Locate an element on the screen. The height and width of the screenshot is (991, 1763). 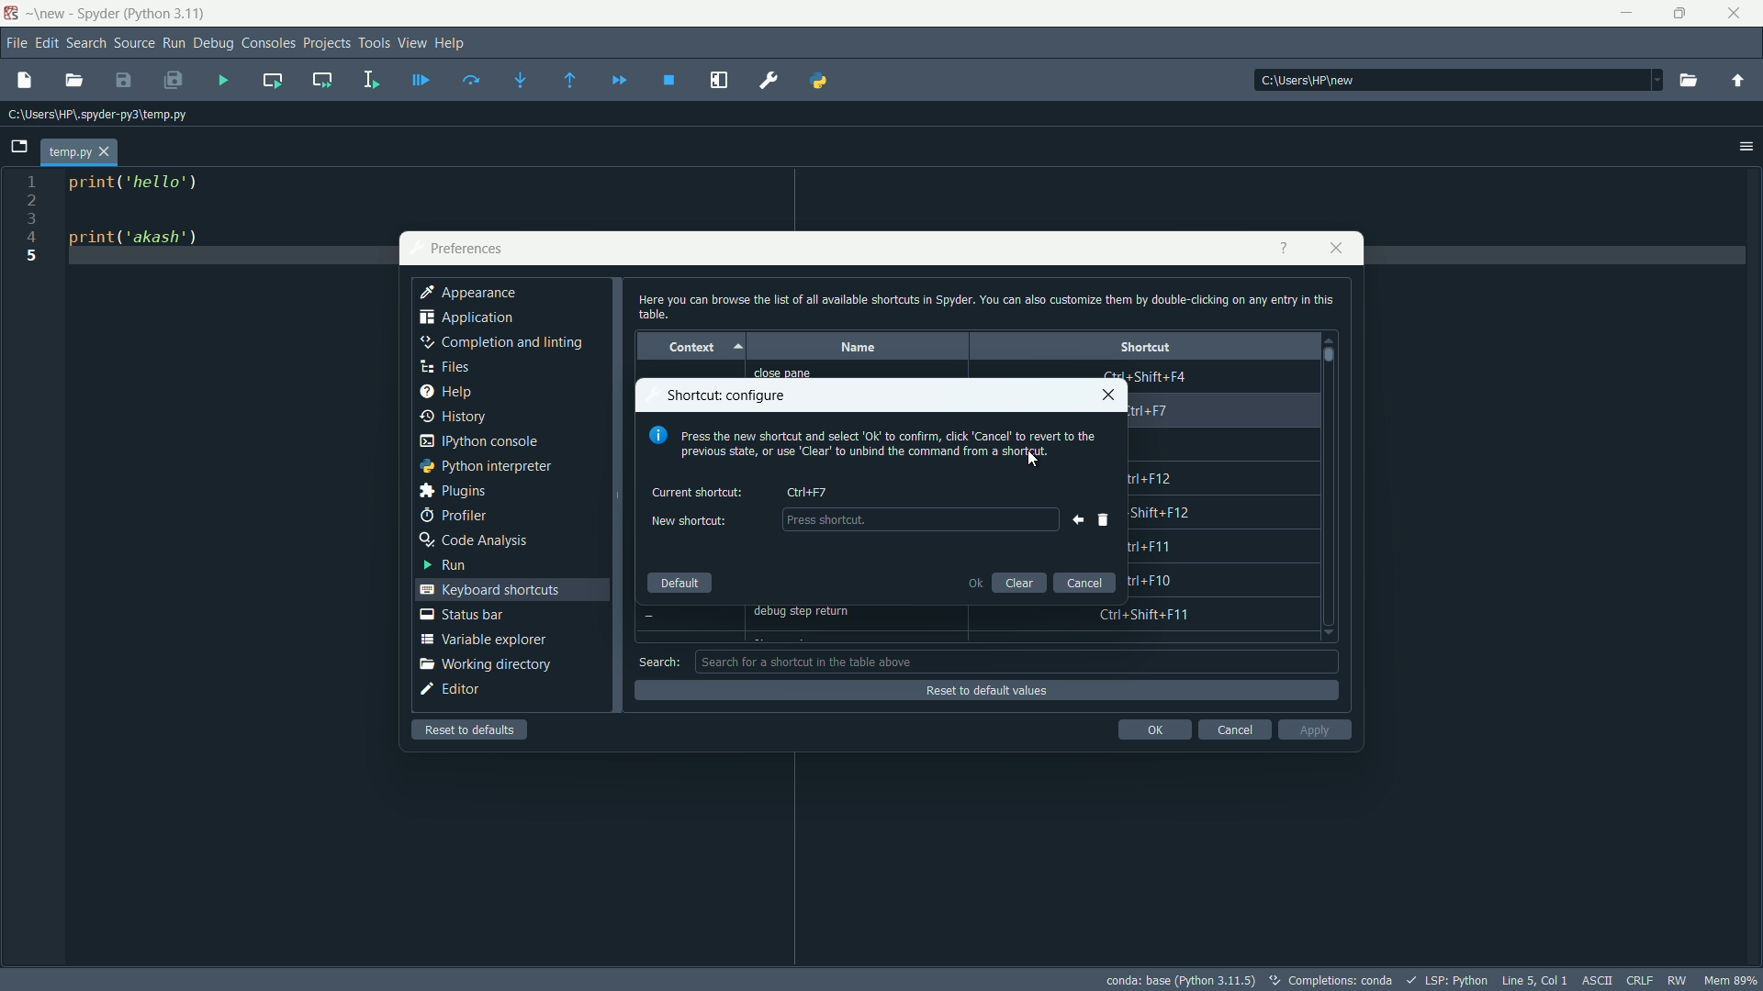
cursor is located at coordinates (1029, 466).